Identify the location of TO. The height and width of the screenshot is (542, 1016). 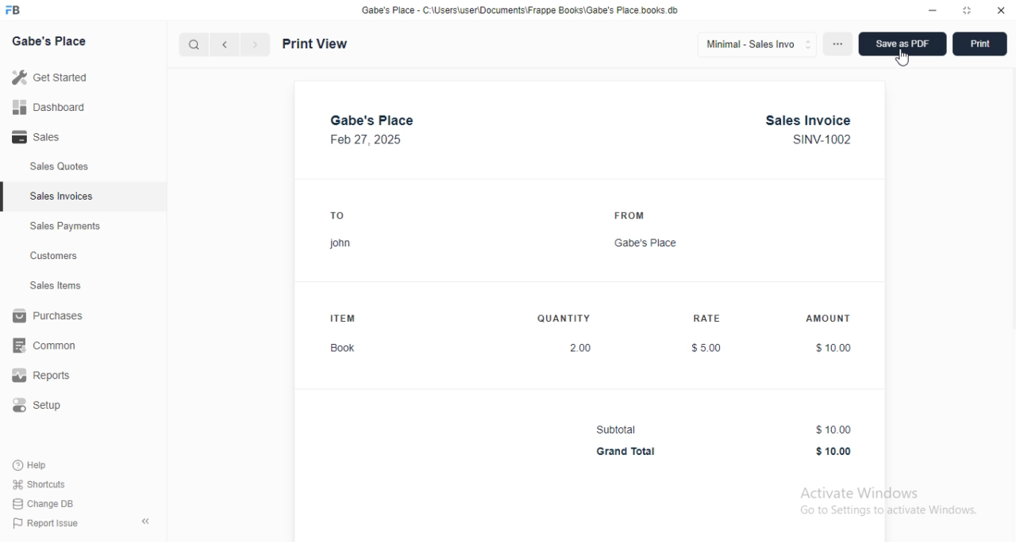
(338, 216).